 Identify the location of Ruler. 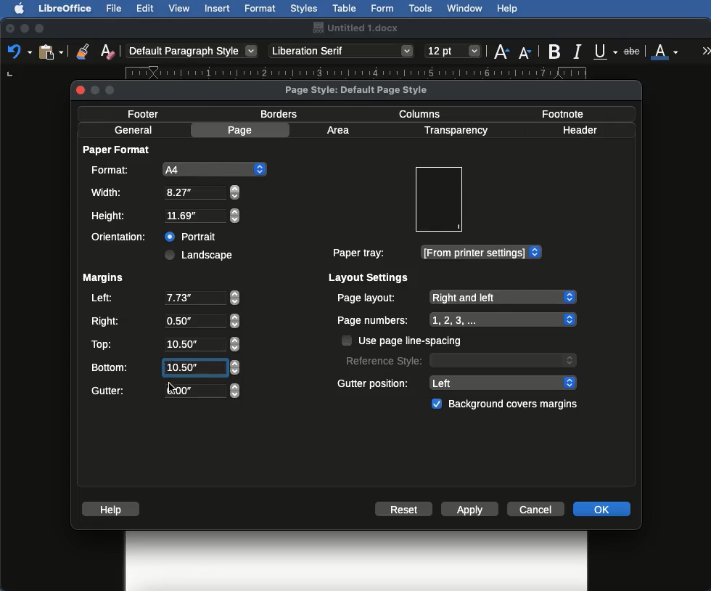
(366, 73).